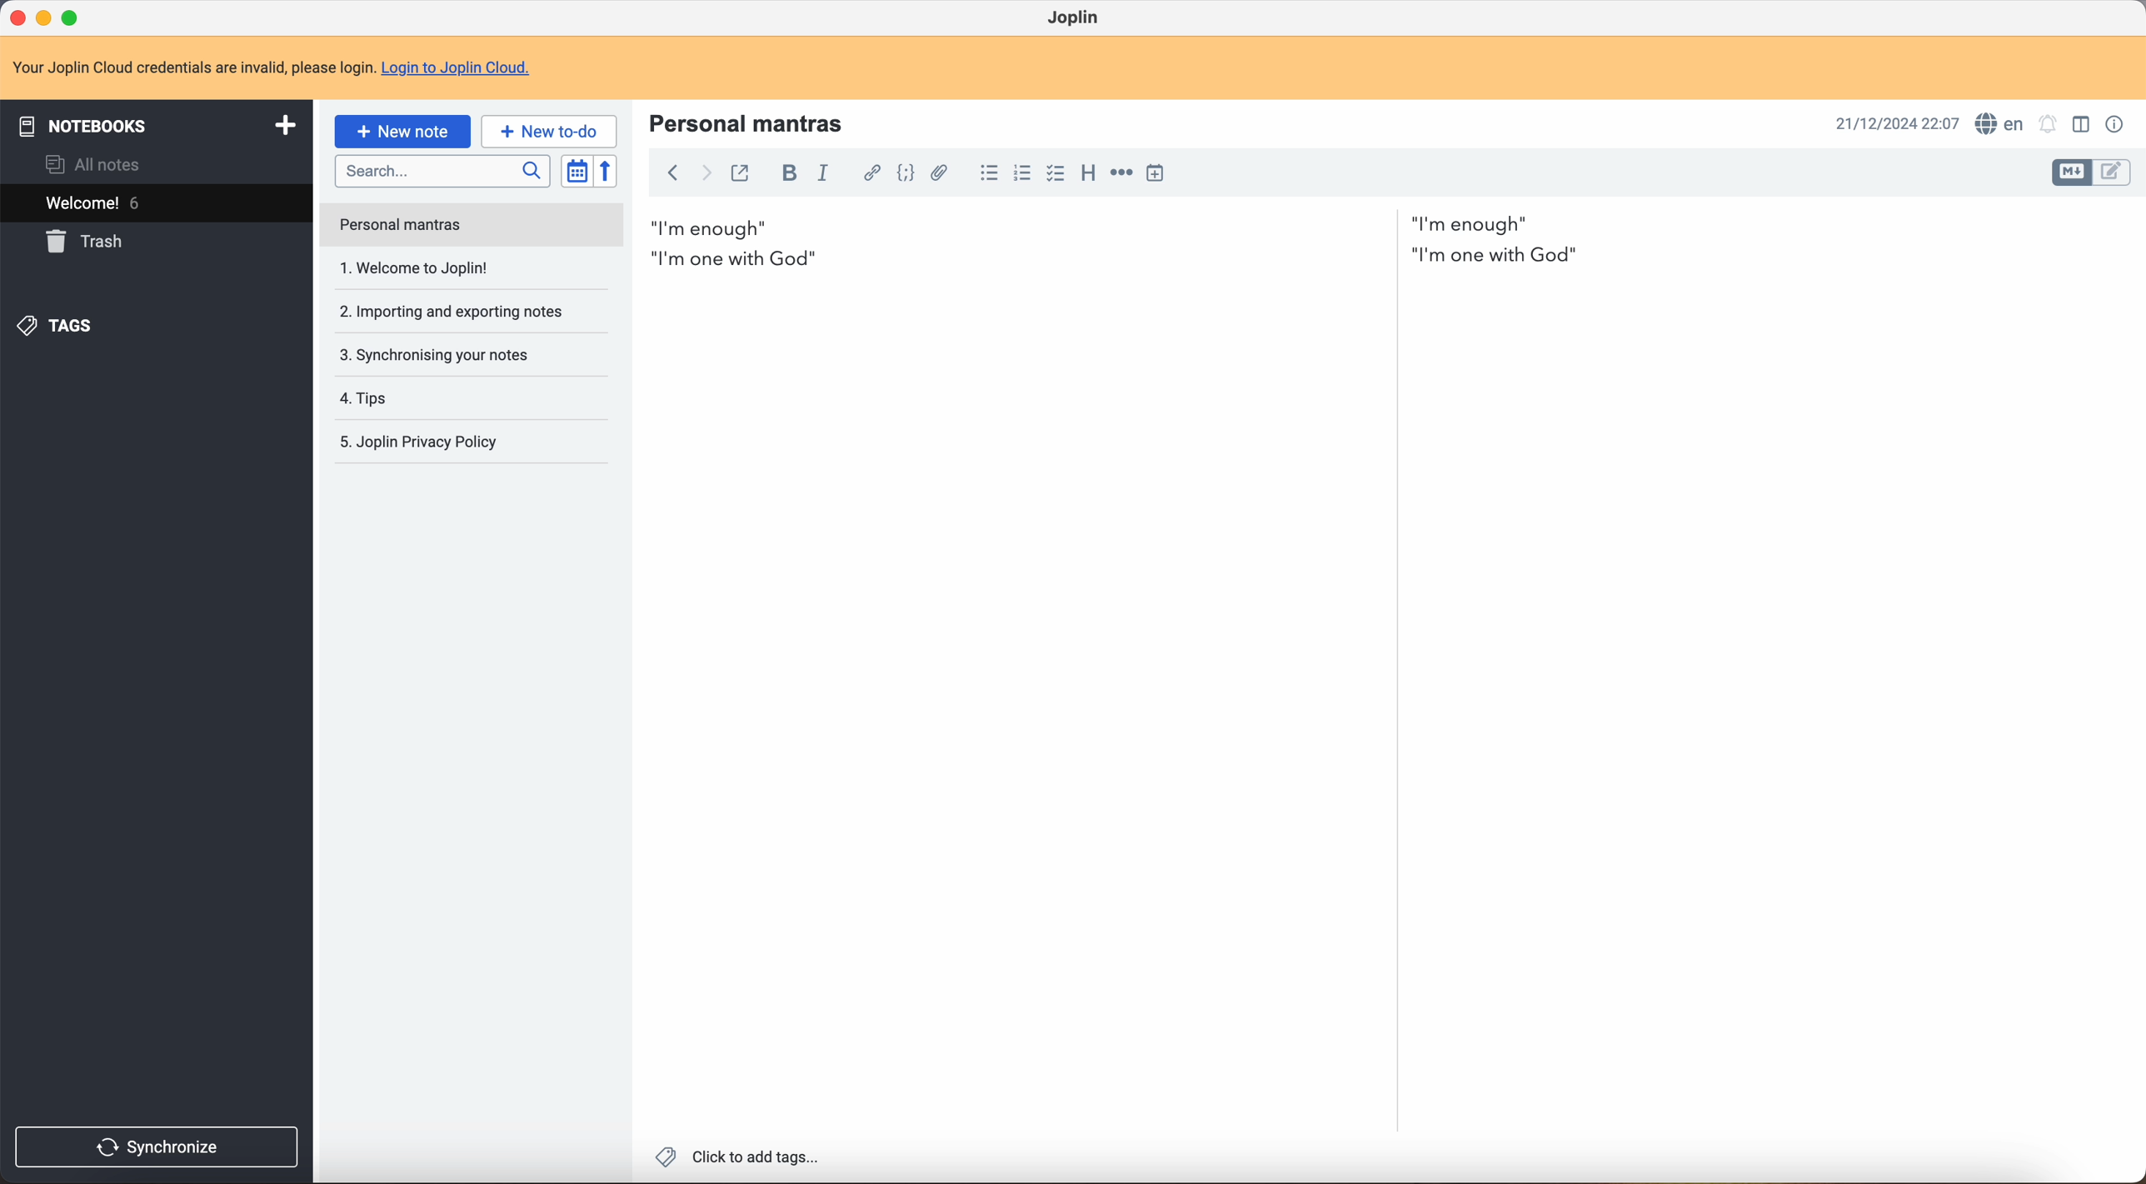 This screenshot has width=2146, height=1184. What do you see at coordinates (460, 317) in the screenshot?
I see `synchronising your notes` at bounding box center [460, 317].